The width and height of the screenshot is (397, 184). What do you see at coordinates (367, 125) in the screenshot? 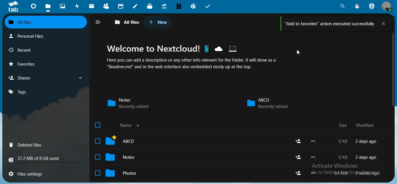
I see `modified` at bounding box center [367, 125].